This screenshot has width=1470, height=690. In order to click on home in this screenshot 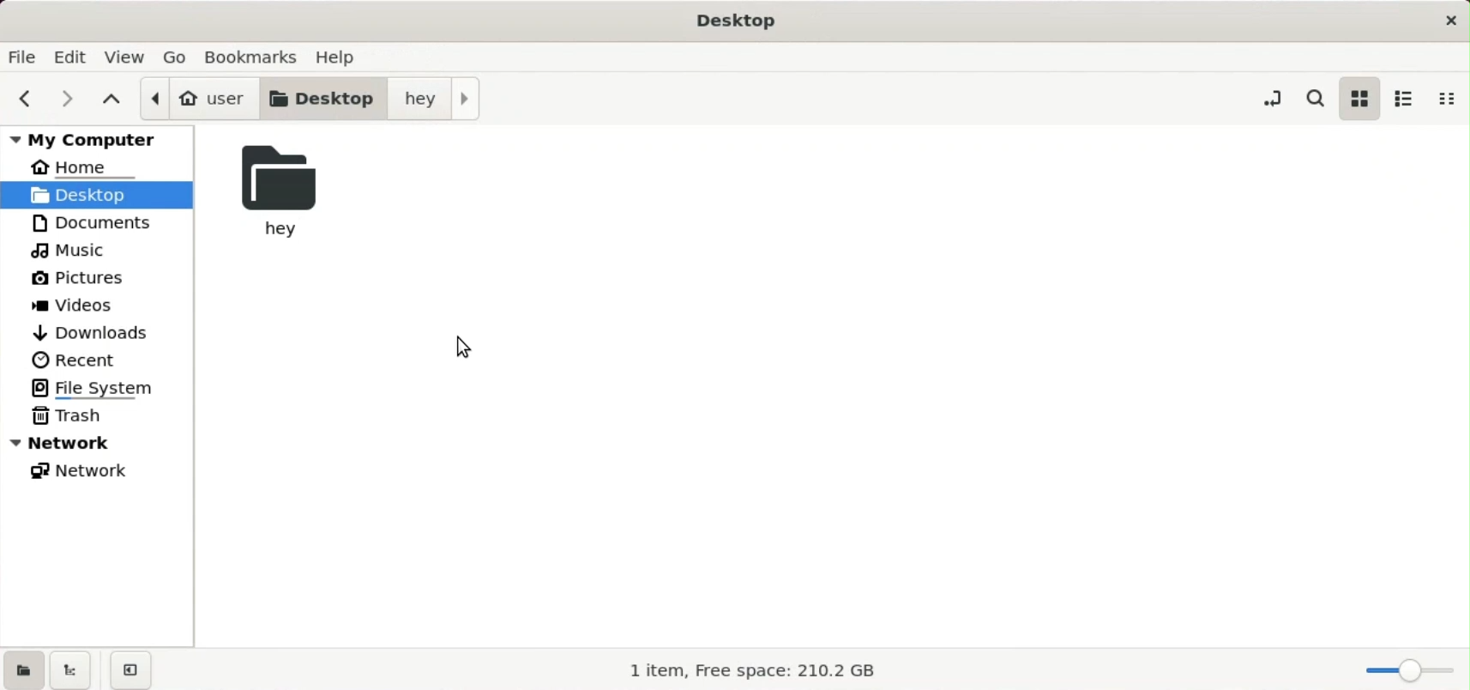, I will do `click(87, 165)`.